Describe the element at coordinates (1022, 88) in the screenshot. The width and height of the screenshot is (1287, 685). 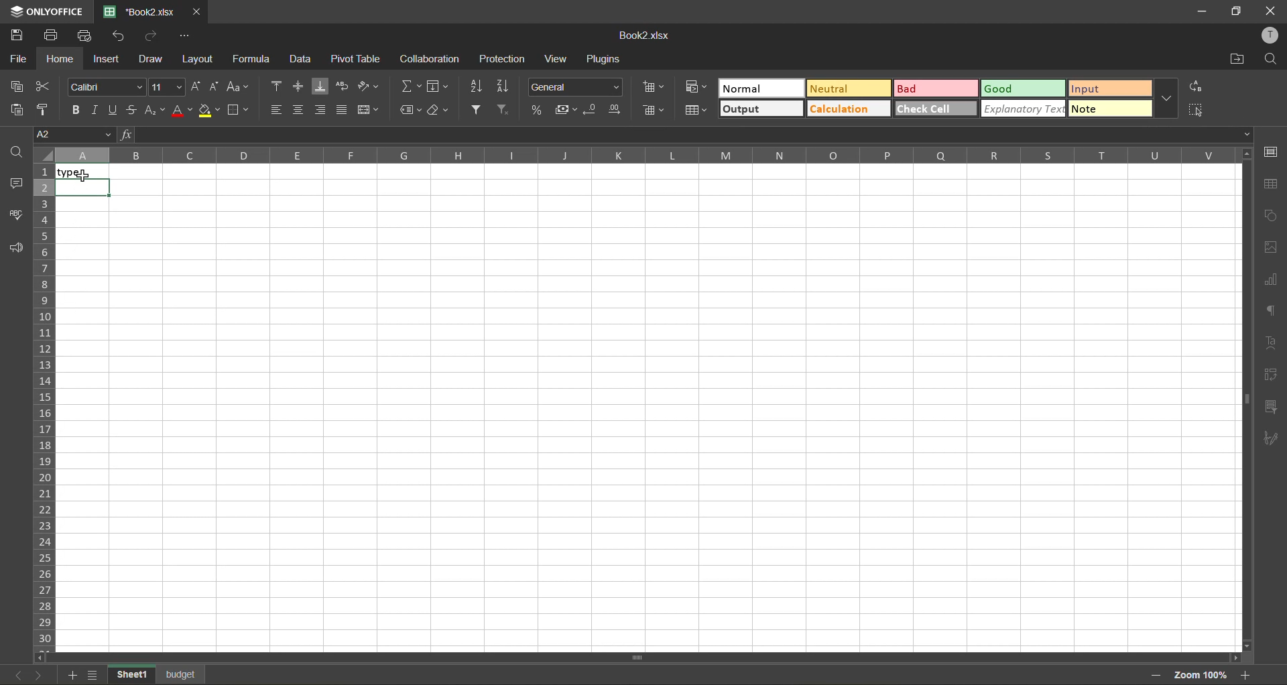
I see `good` at that location.